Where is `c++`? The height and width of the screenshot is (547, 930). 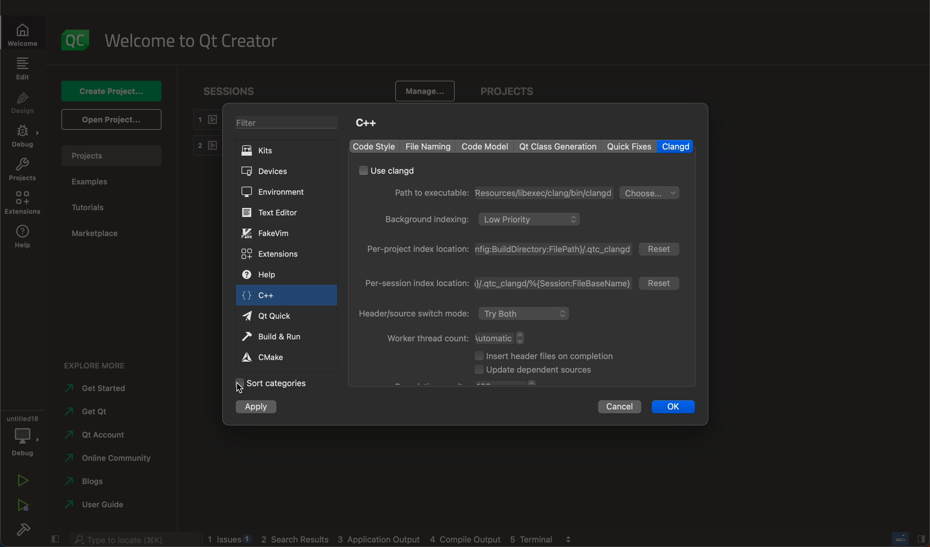 c++ is located at coordinates (286, 296).